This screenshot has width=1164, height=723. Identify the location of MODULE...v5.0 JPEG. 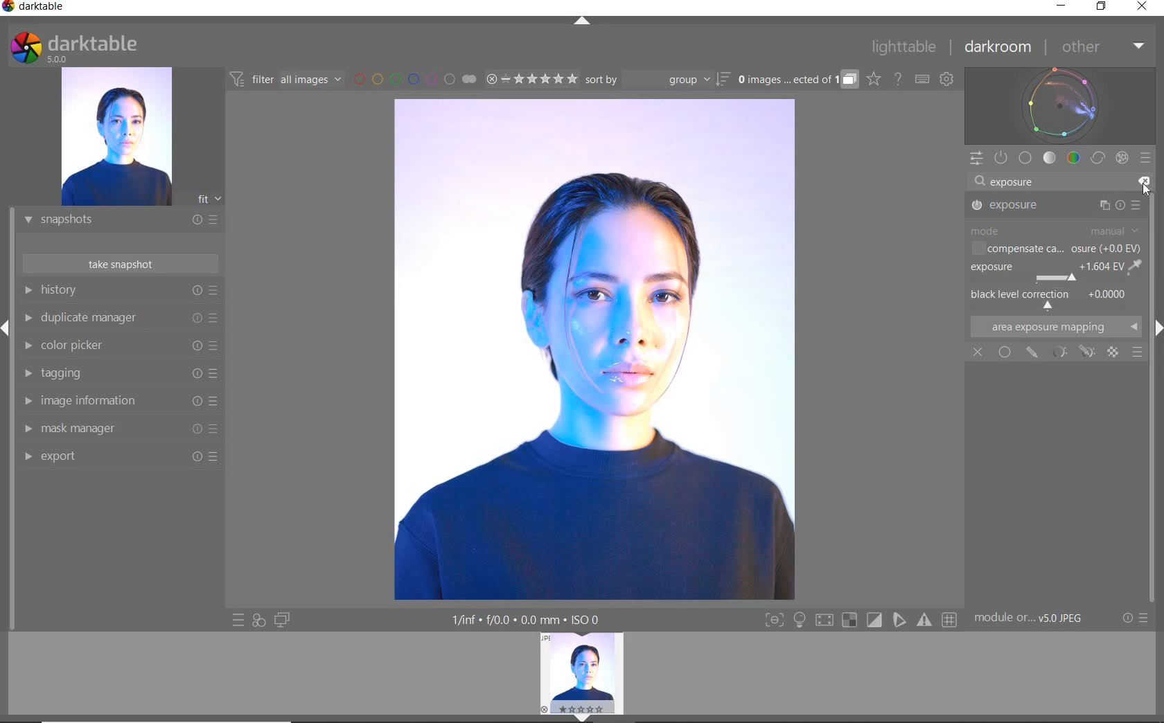
(1039, 618).